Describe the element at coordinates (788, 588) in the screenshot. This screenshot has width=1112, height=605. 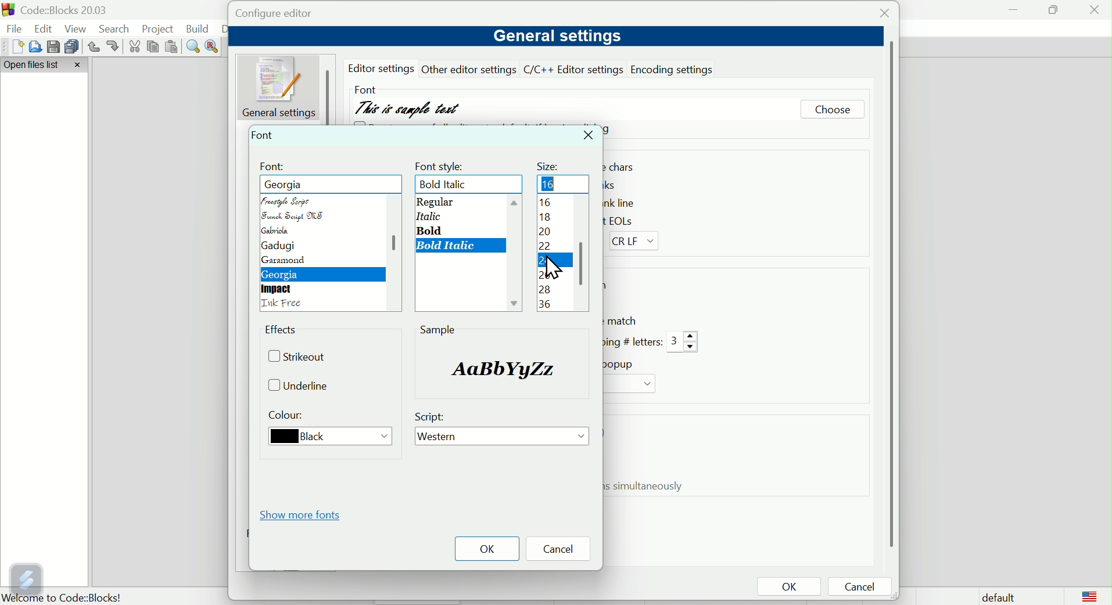
I see `OK` at that location.